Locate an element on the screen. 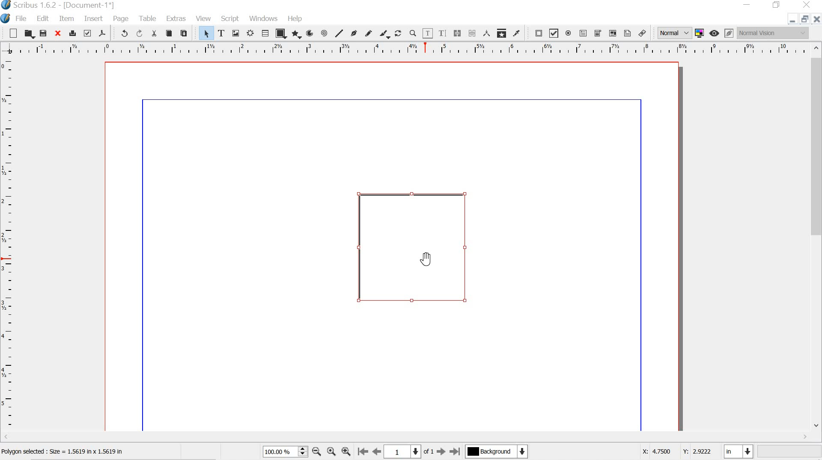  background is located at coordinates (500, 452).